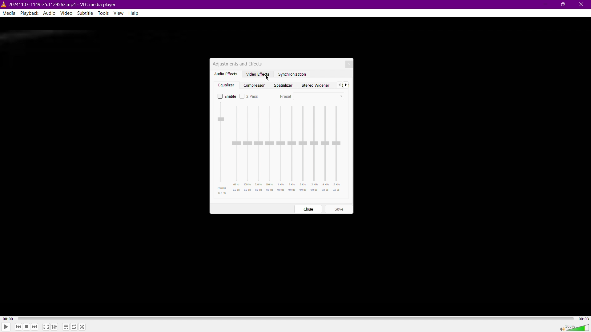  Describe the element at coordinates (227, 96) in the screenshot. I see `Enable` at that location.